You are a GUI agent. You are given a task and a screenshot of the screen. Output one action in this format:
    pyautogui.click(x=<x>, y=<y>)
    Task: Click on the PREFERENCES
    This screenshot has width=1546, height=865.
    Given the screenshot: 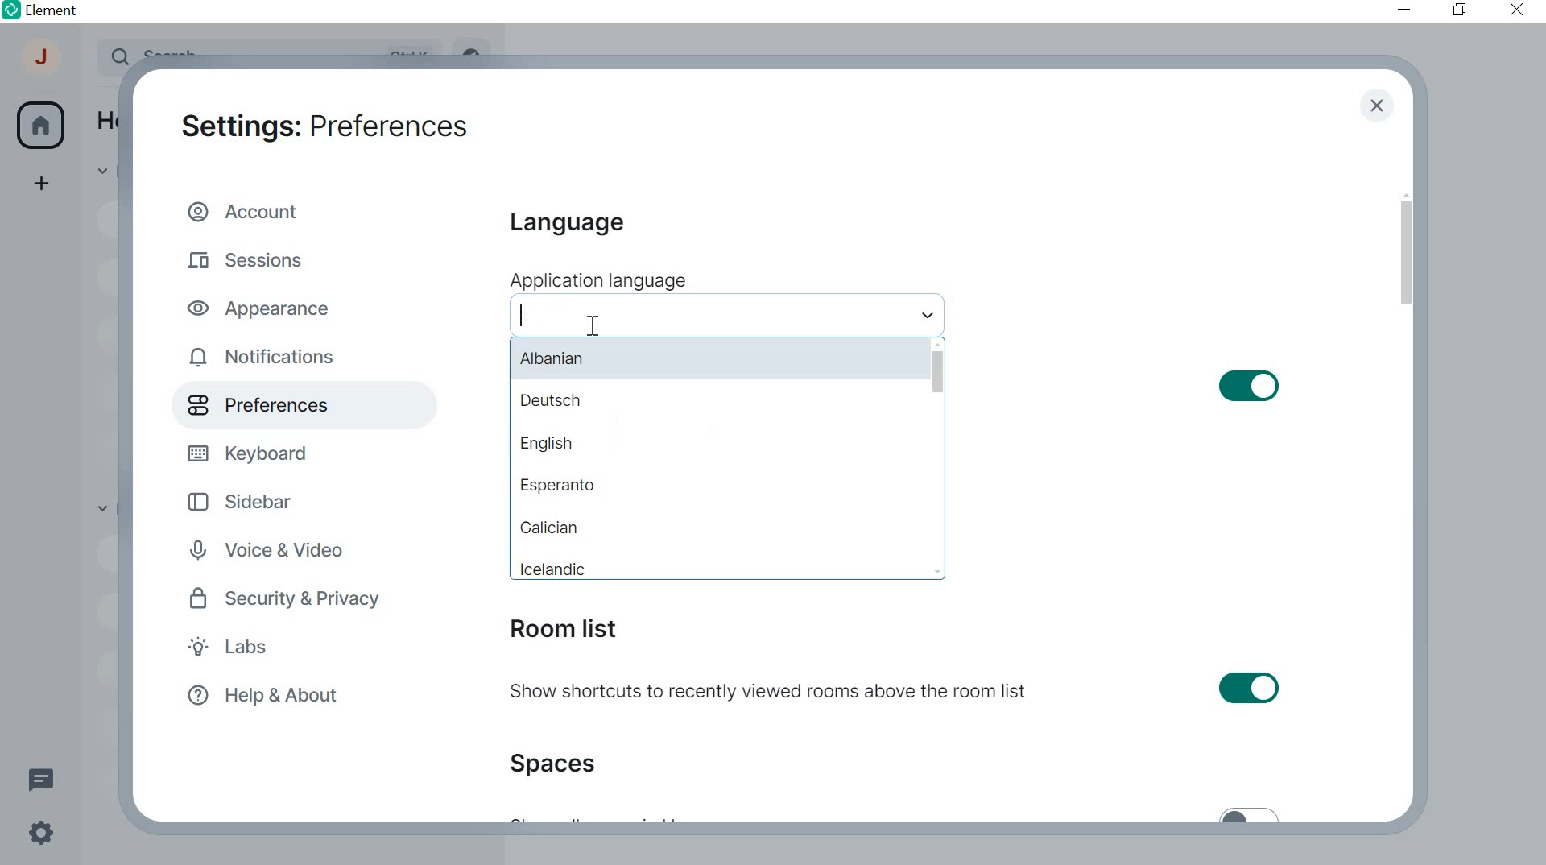 What is the action you would take?
    pyautogui.click(x=279, y=405)
    